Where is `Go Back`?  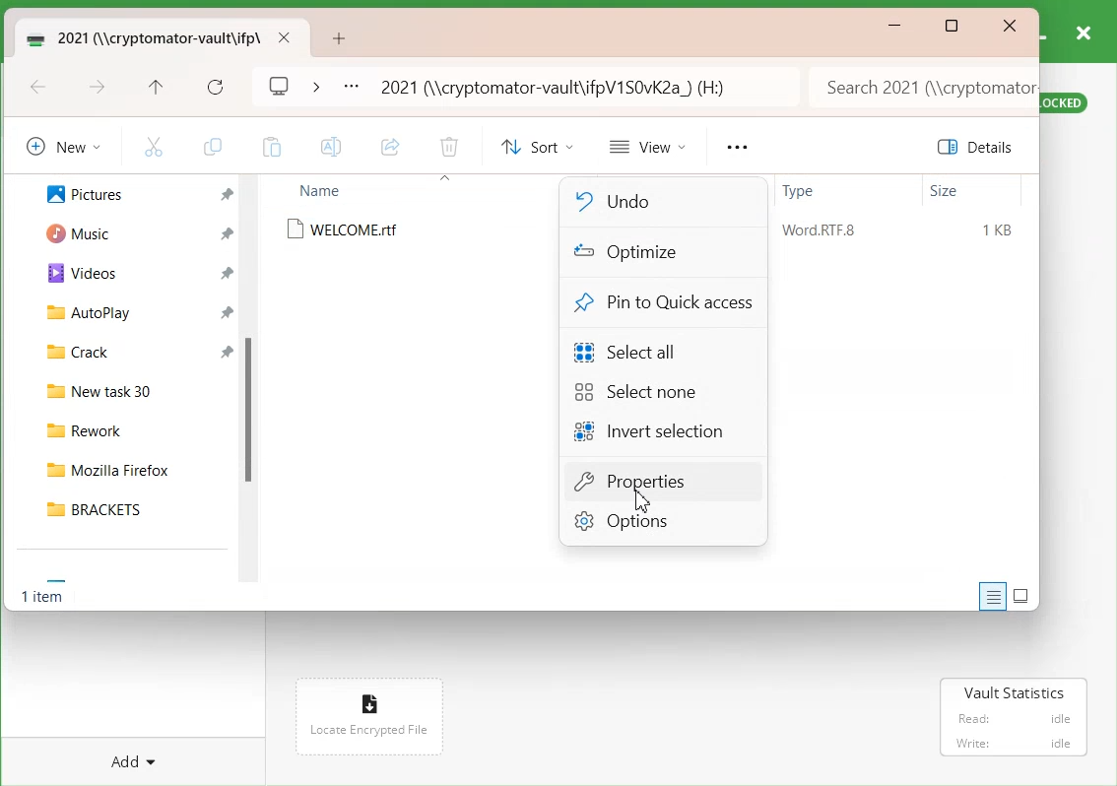
Go Back is located at coordinates (38, 89).